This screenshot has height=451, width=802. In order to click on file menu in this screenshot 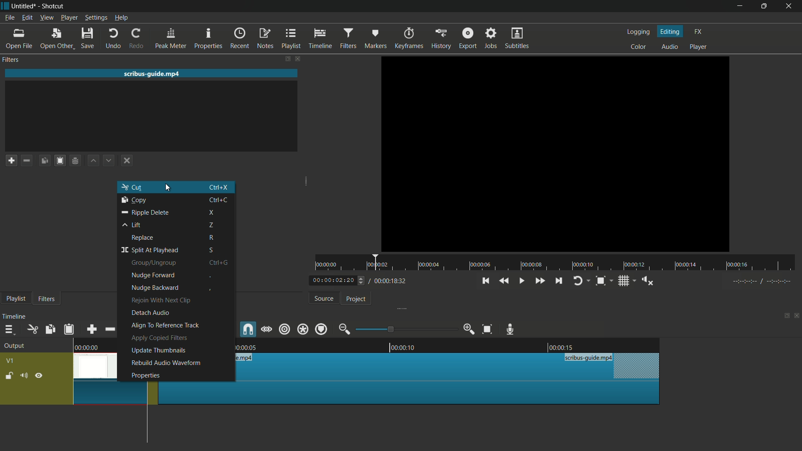, I will do `click(9, 18)`.